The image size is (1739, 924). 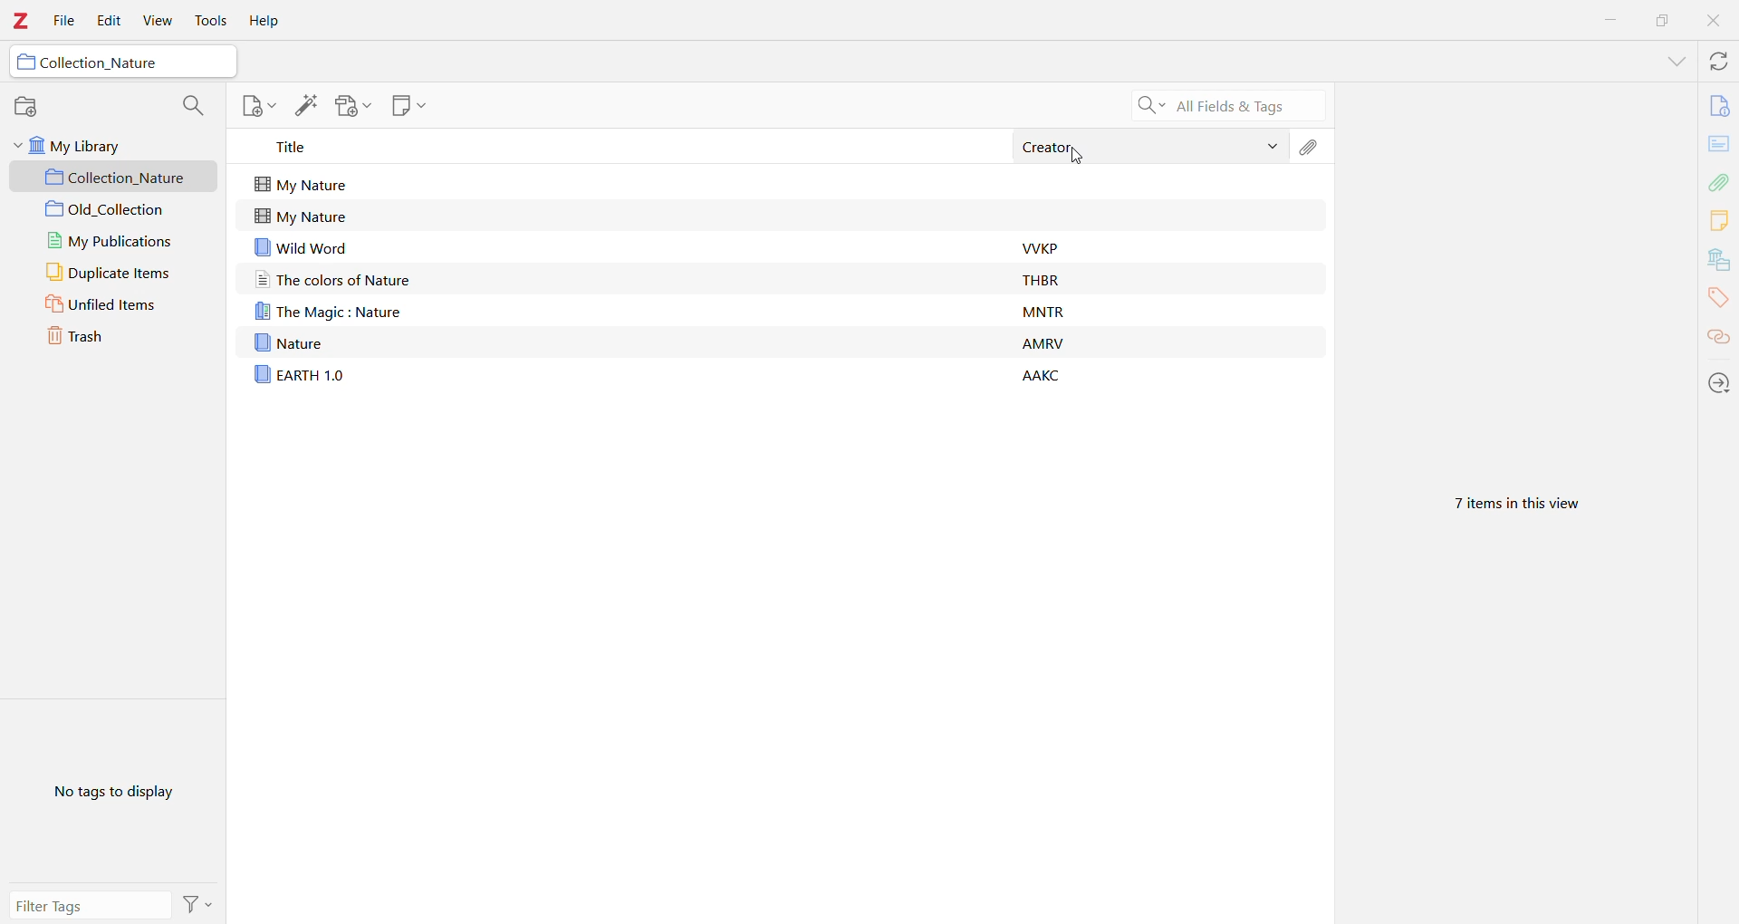 I want to click on Help, so click(x=267, y=23).